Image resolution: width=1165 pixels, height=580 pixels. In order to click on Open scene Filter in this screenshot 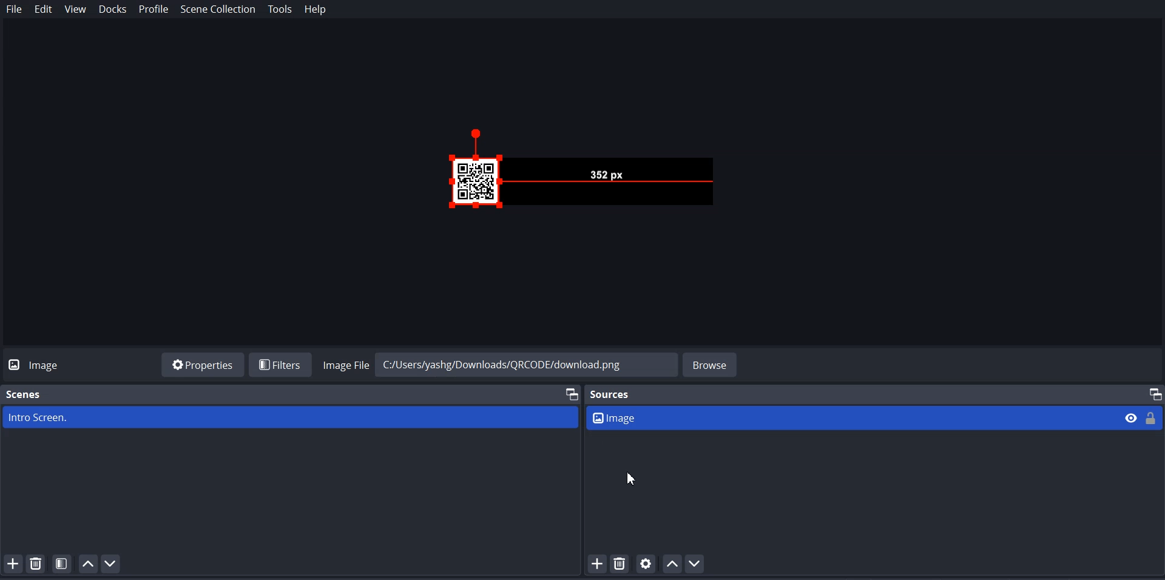, I will do `click(62, 564)`.